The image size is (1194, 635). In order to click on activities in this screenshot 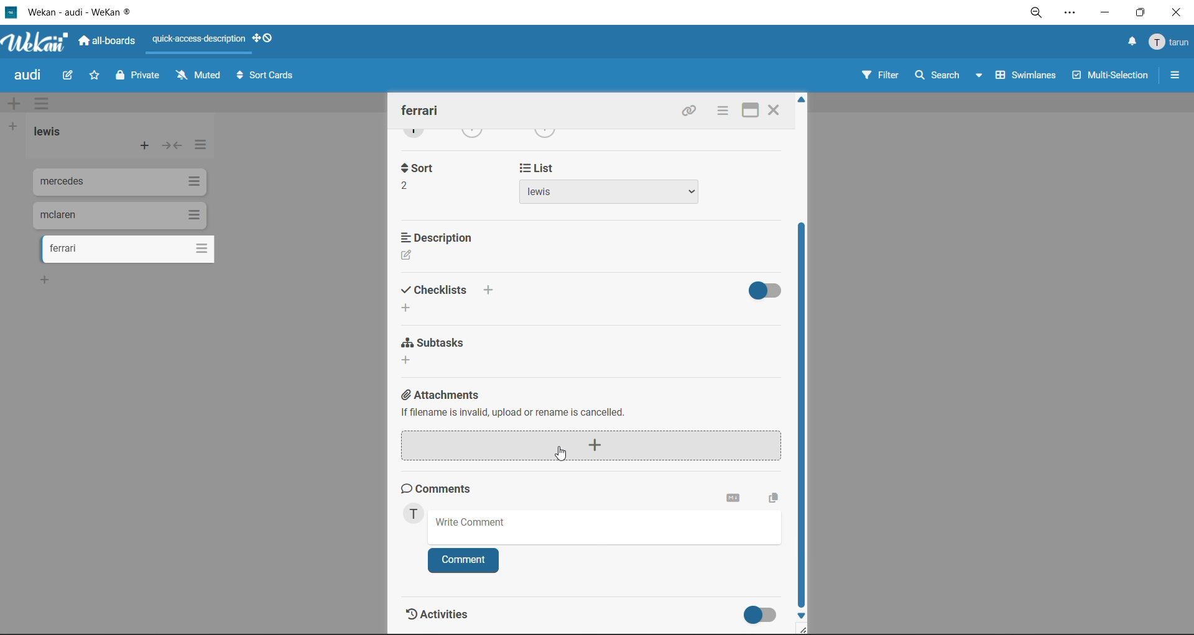, I will do `click(448, 618)`.